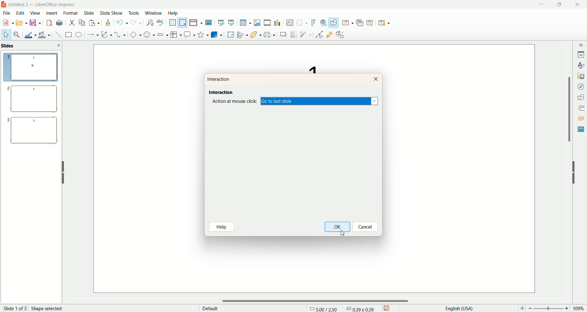 Image resolution: width=587 pixels, height=312 pixels. Describe the element at coordinates (284, 35) in the screenshot. I see `shadow` at that location.